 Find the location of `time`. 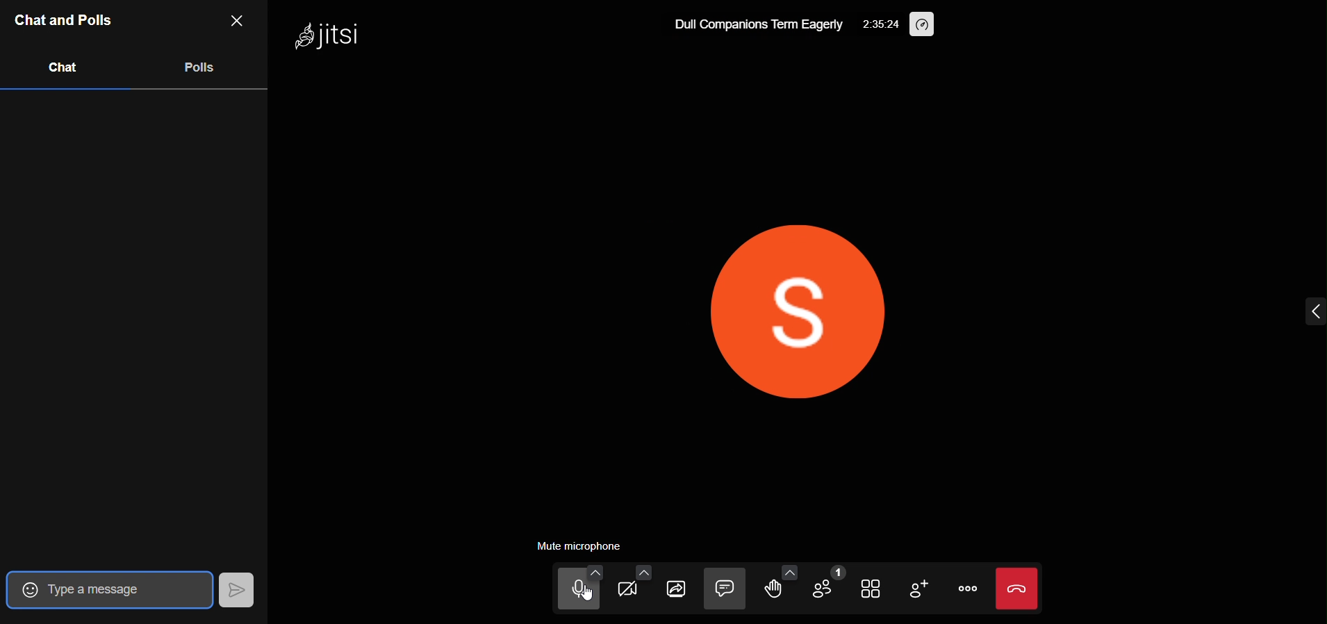

time is located at coordinates (879, 23).